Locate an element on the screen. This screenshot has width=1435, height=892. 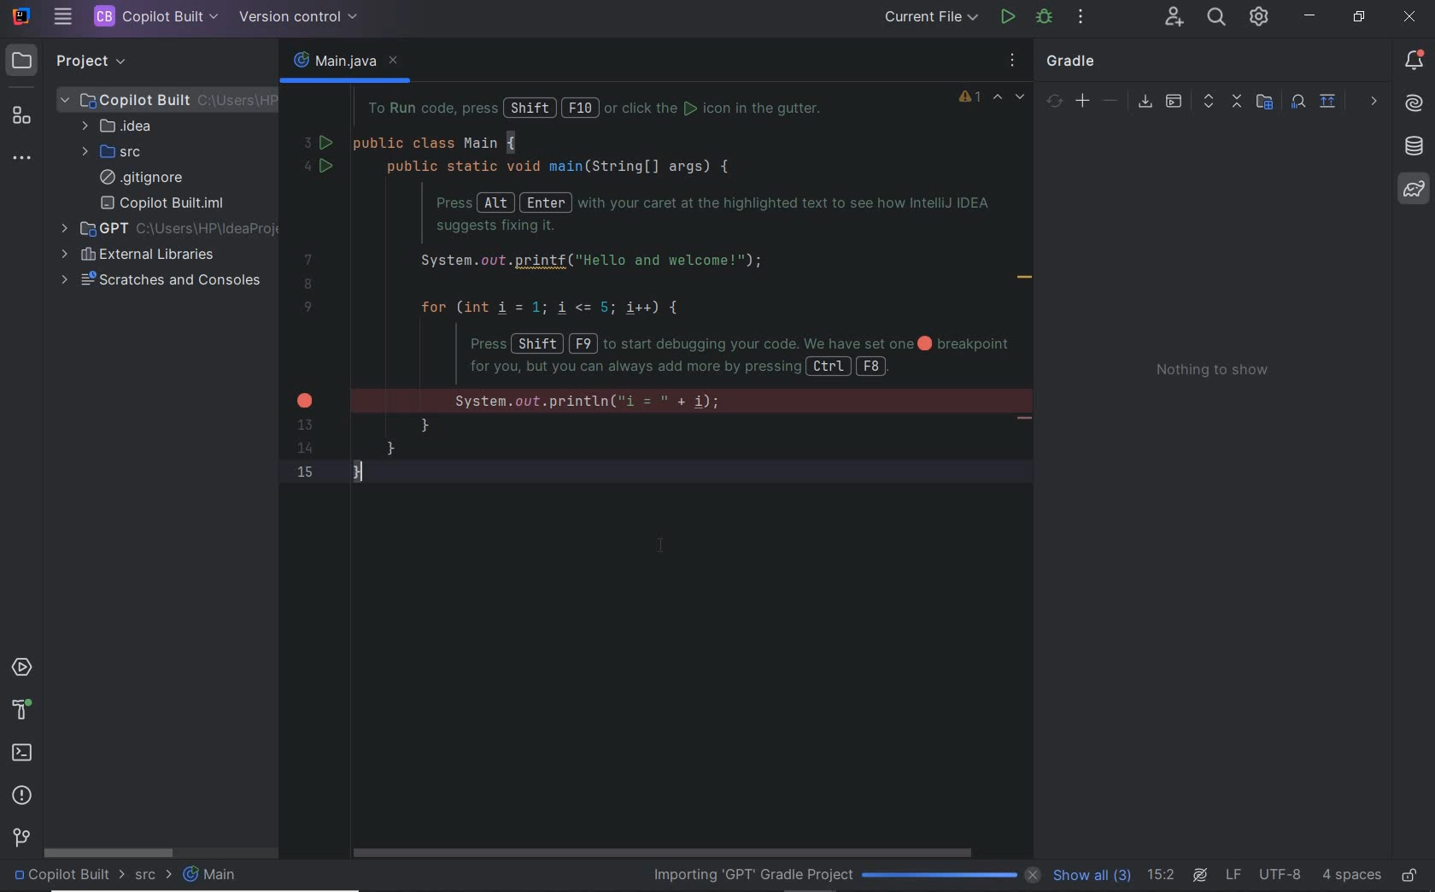
CODE WITH ME is located at coordinates (1174, 19).